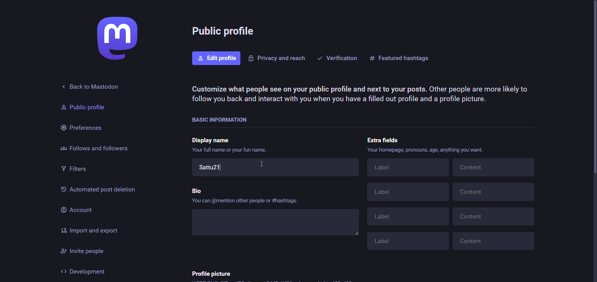 Image resolution: width=597 pixels, height=282 pixels. I want to click on Label, so click(410, 217).